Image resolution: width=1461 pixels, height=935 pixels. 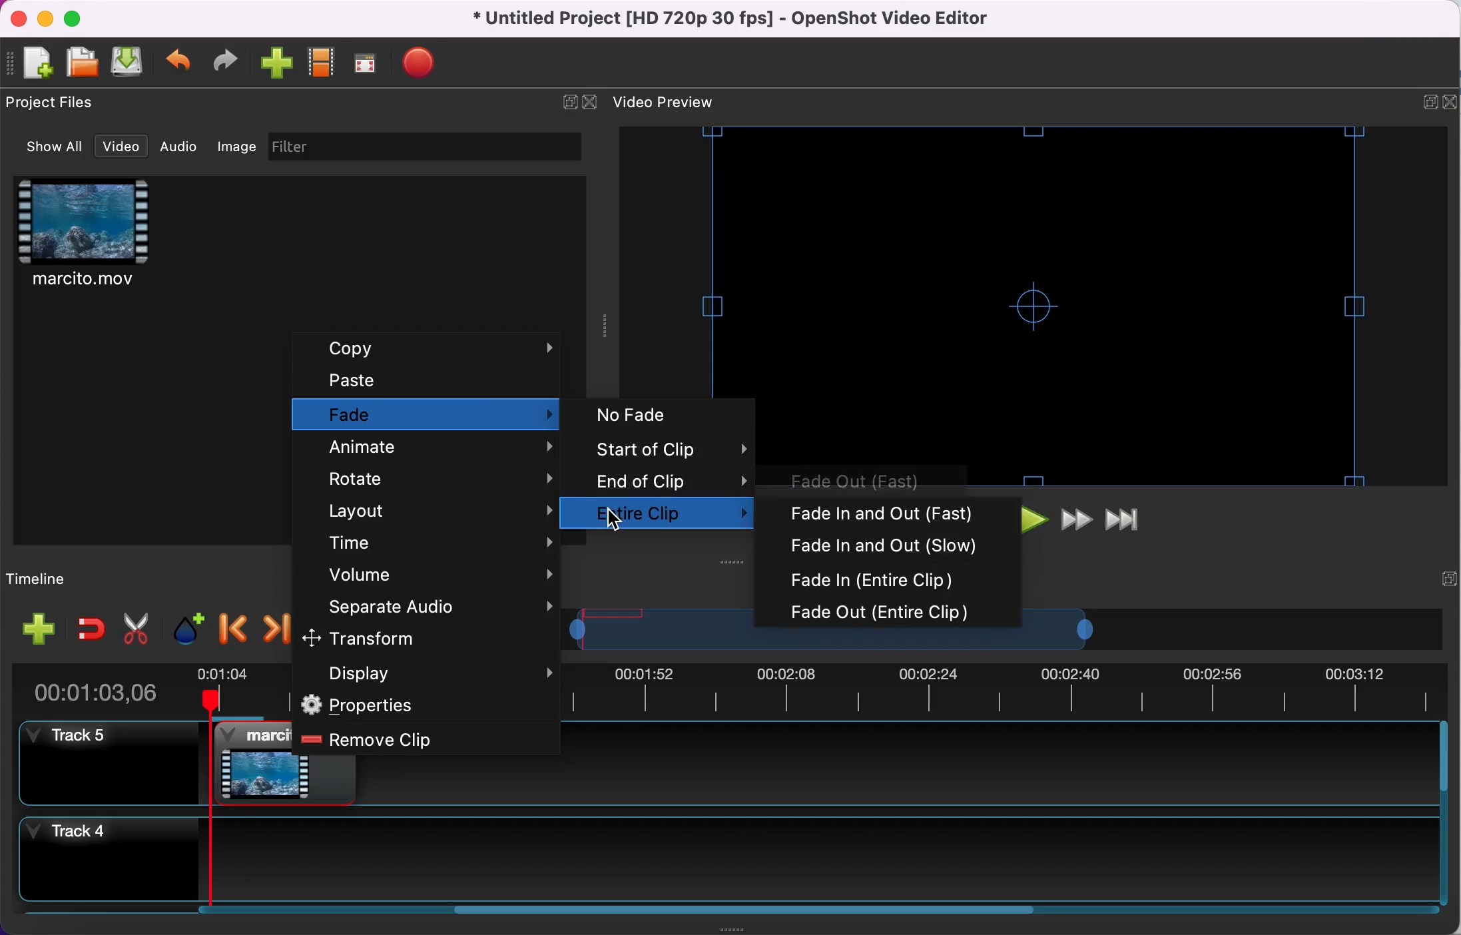 I want to click on add track, so click(x=37, y=629).